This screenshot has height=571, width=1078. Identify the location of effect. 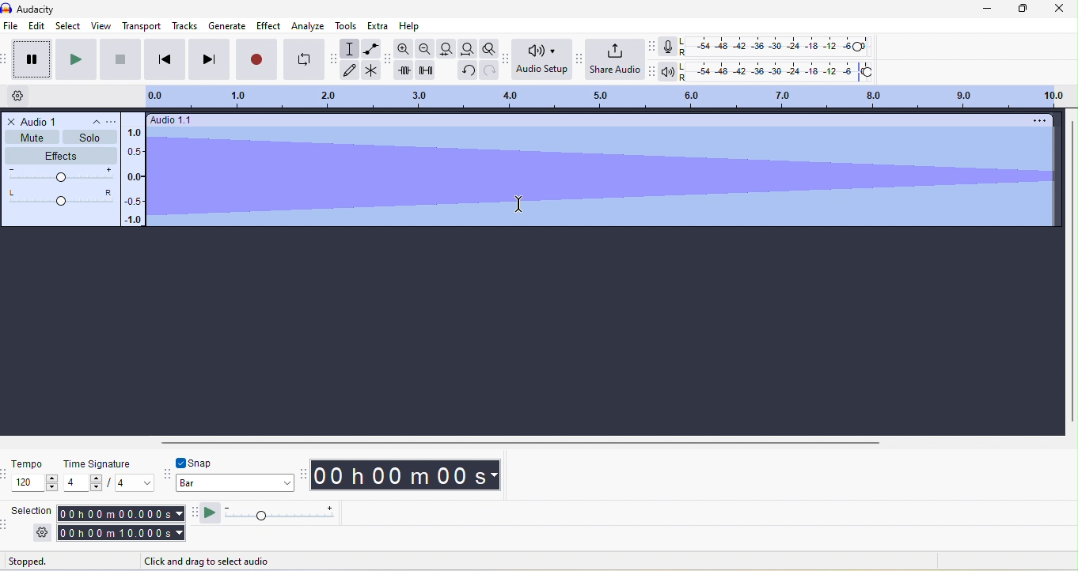
(271, 25).